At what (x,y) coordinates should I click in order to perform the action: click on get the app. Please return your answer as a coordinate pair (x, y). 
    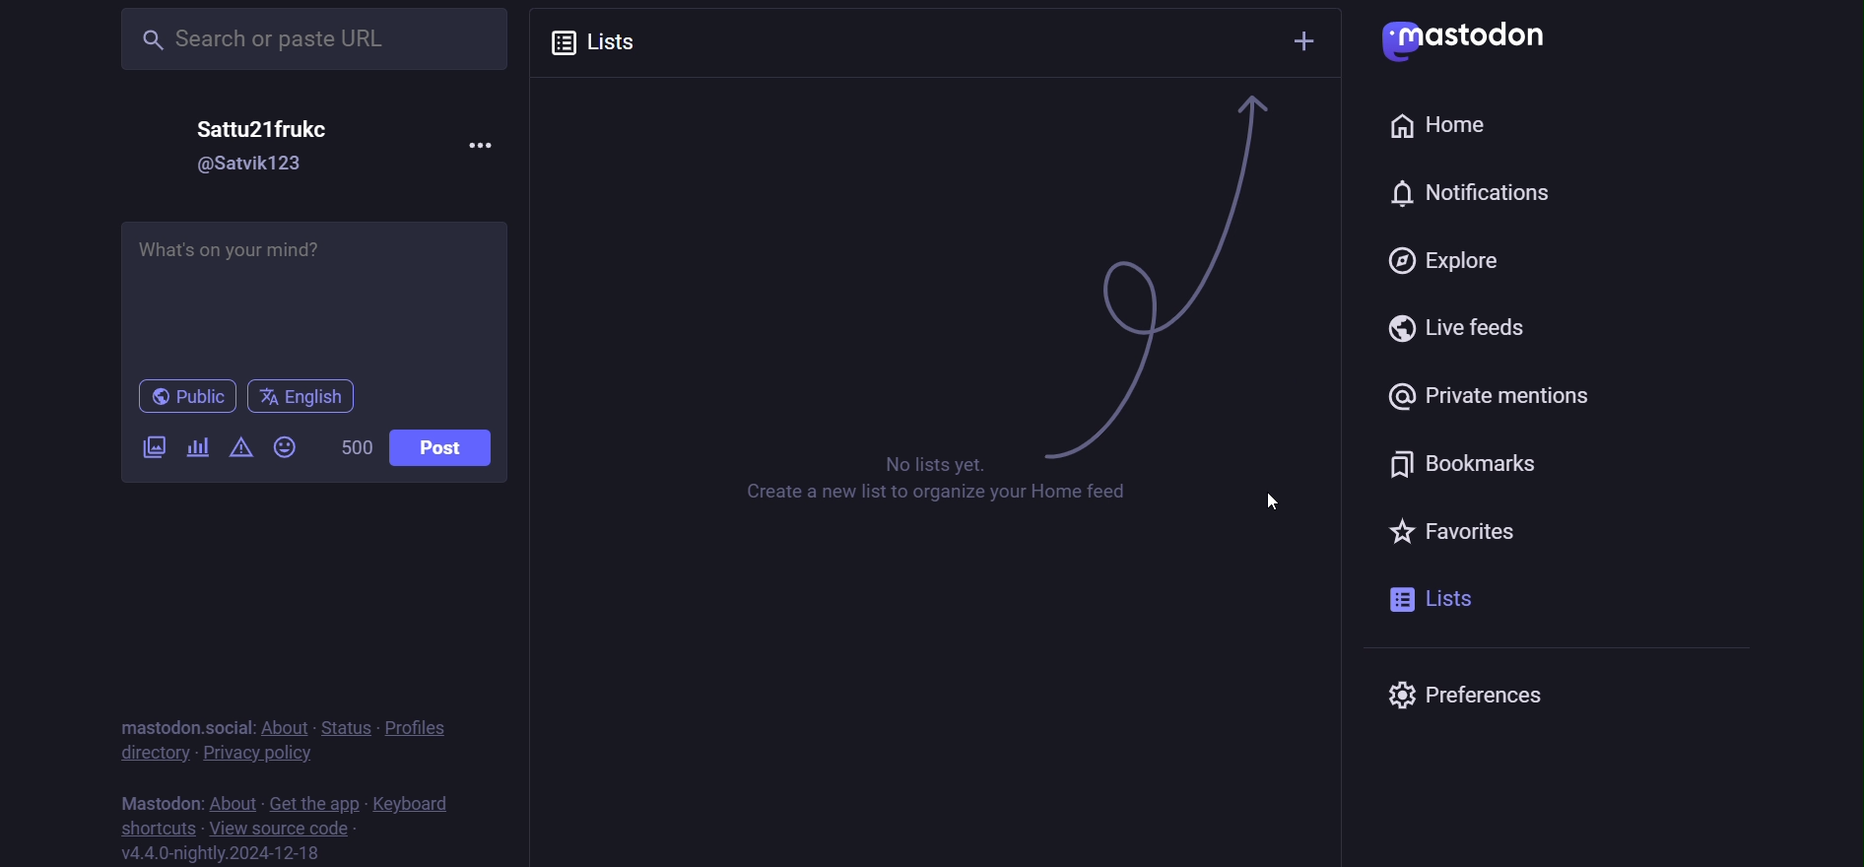
    Looking at the image, I should click on (313, 799).